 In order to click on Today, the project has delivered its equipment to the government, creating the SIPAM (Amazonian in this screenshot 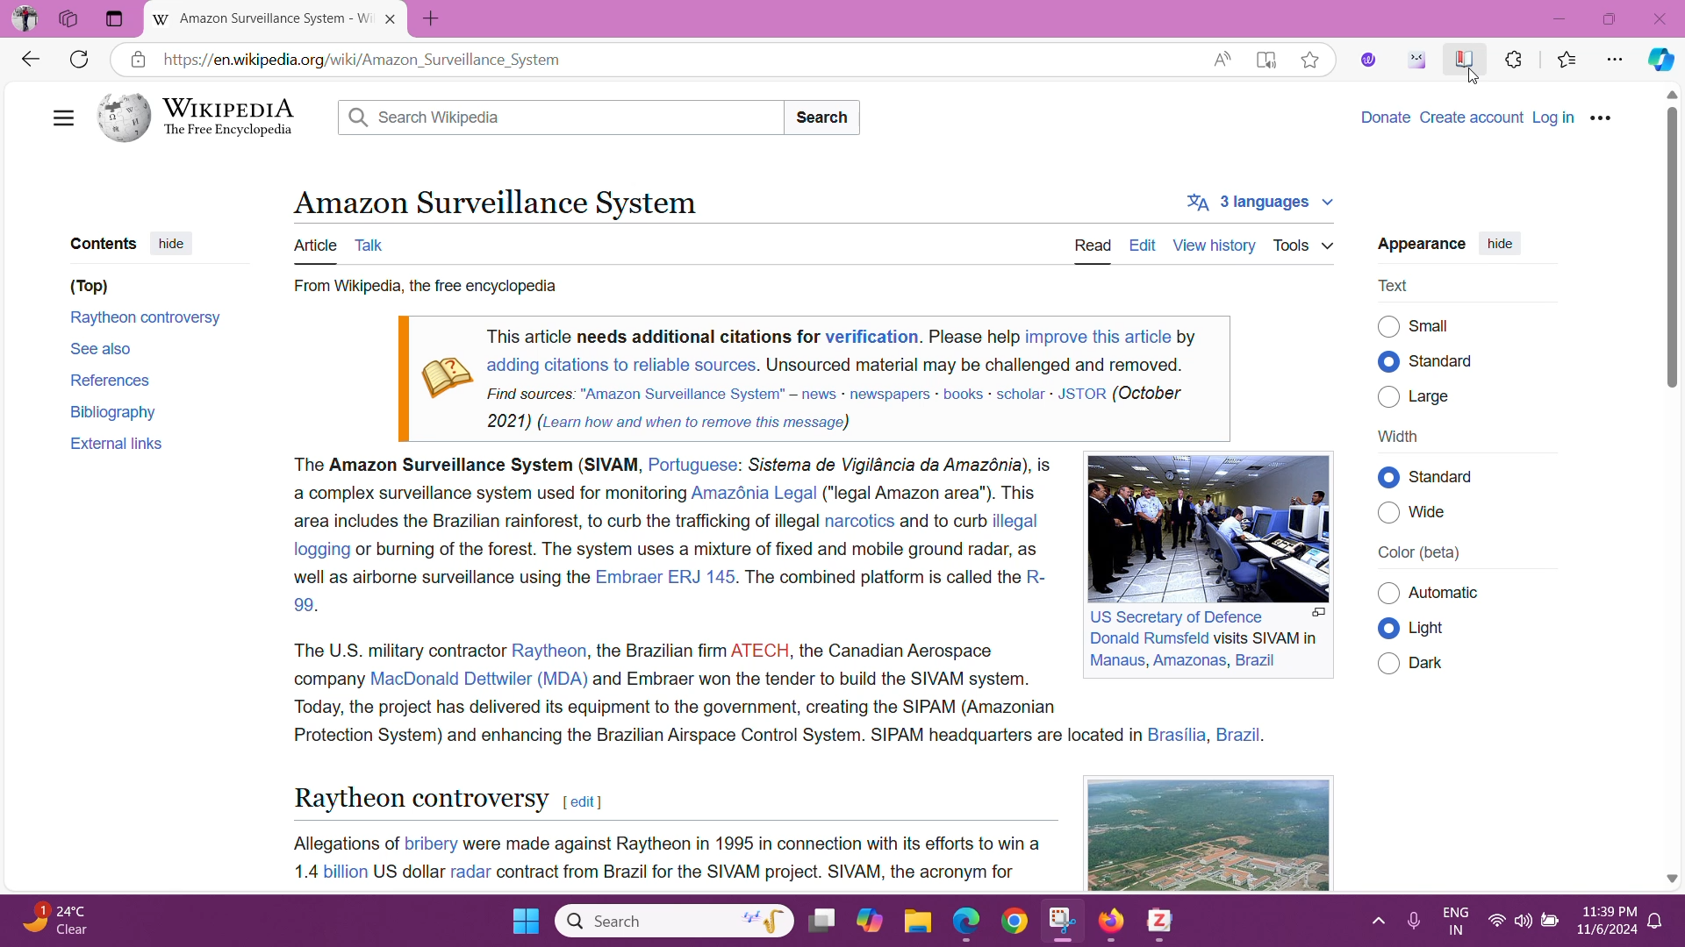, I will do `click(675, 707)`.